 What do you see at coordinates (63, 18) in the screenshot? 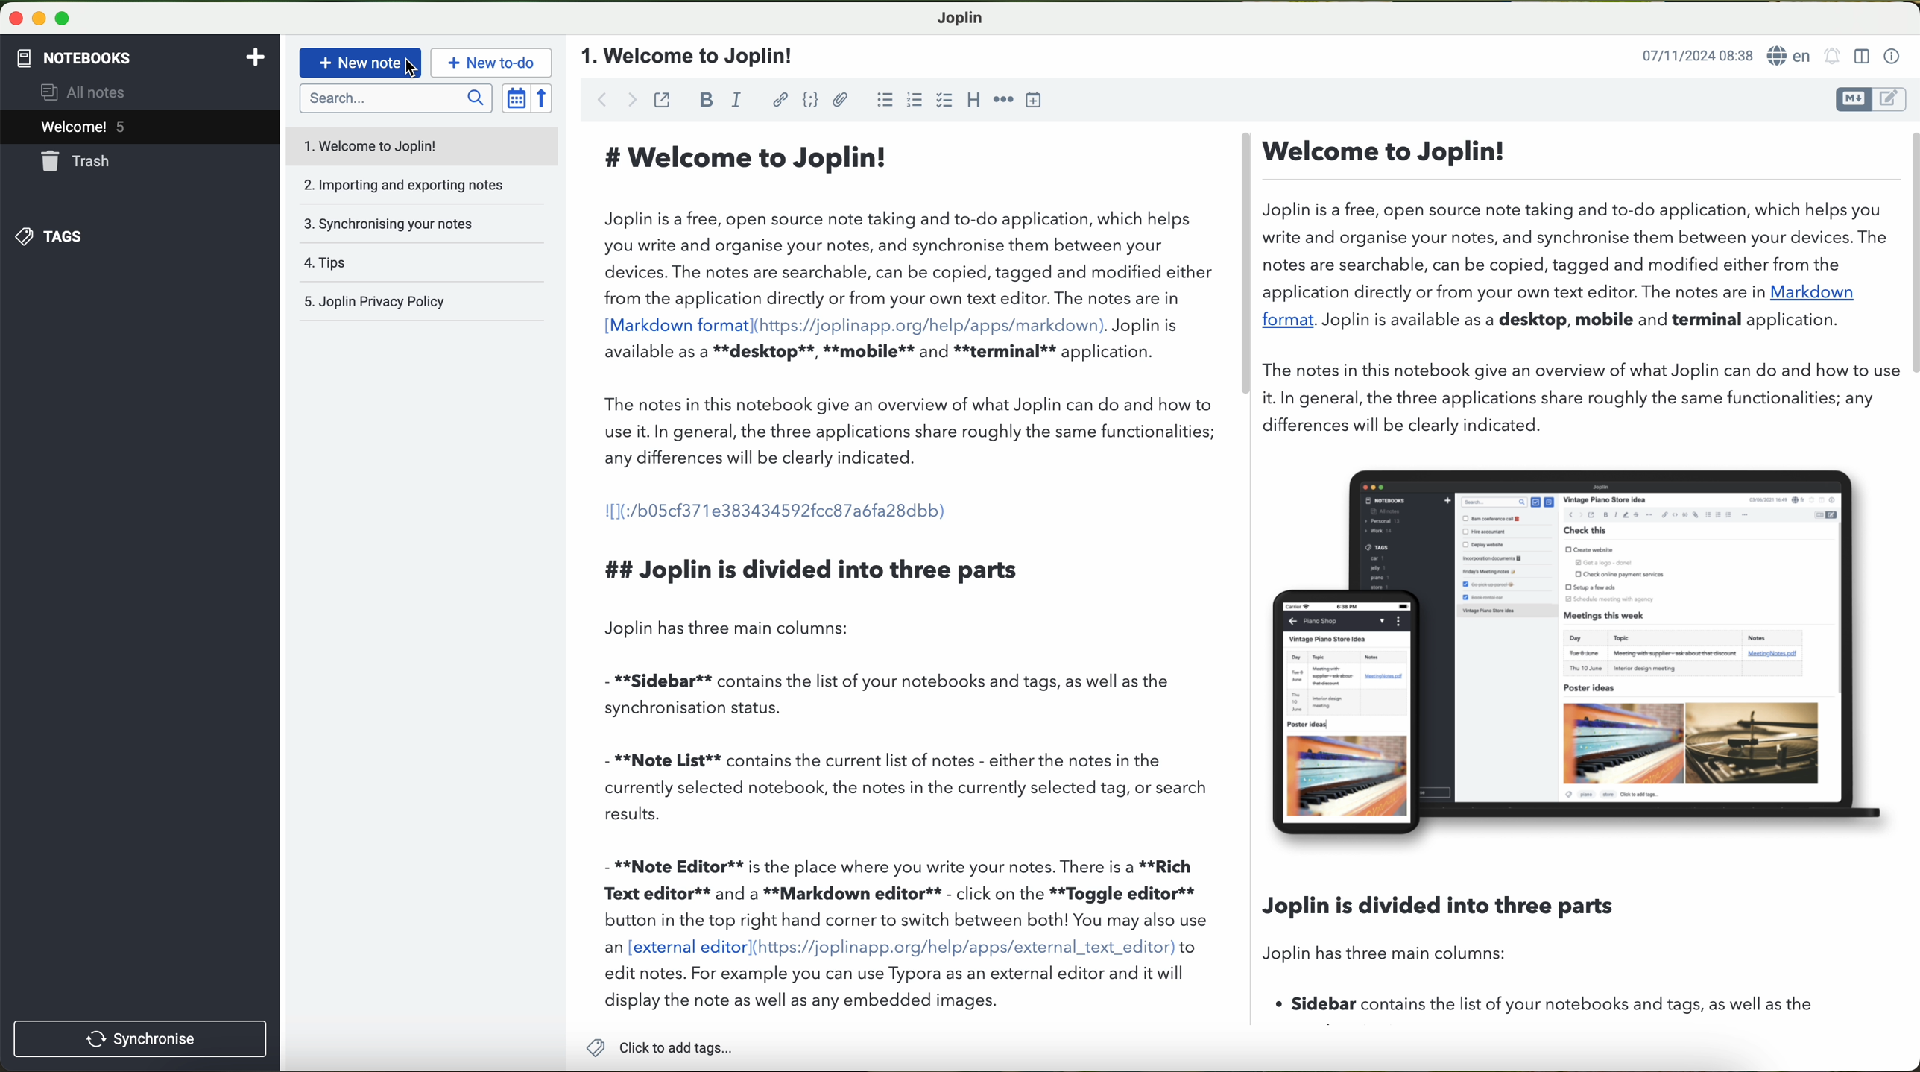
I see `maximize` at bounding box center [63, 18].